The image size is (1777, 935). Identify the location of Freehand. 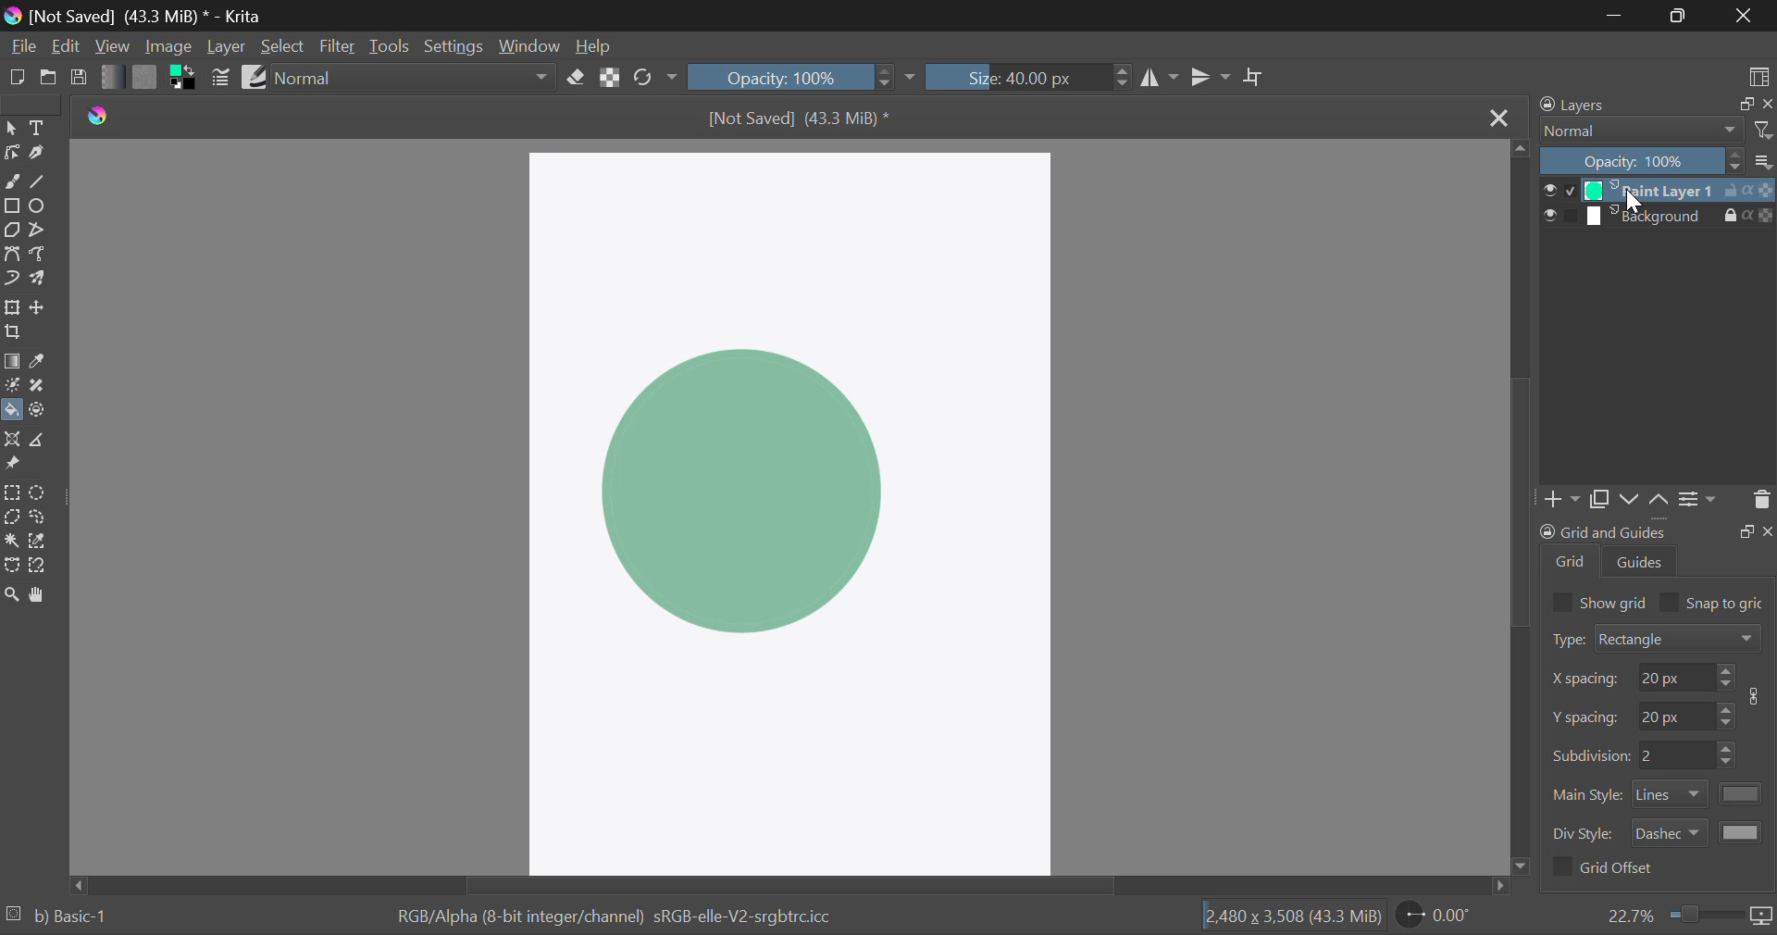
(13, 181).